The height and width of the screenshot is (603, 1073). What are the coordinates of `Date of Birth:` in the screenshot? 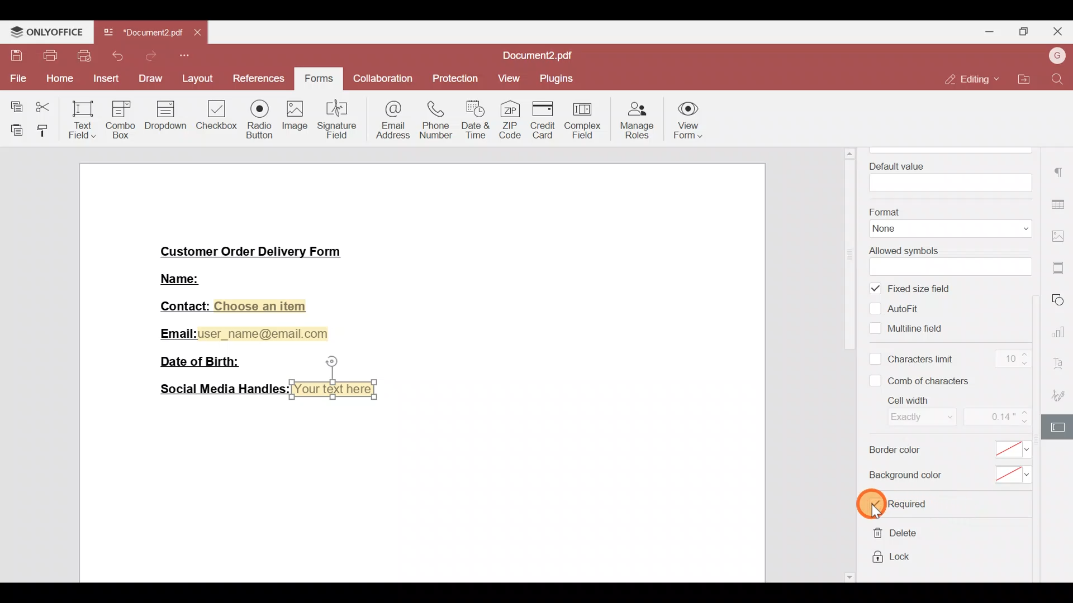 It's located at (205, 361).